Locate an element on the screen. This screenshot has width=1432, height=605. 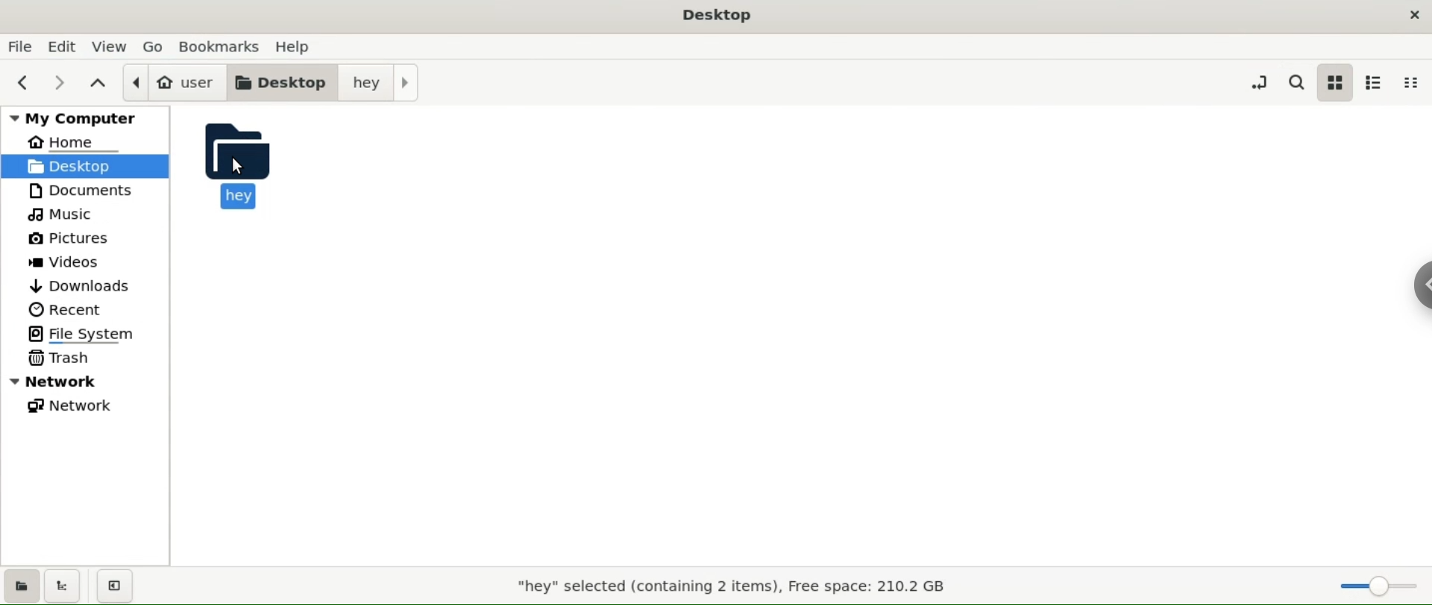
pictures is located at coordinates (67, 238).